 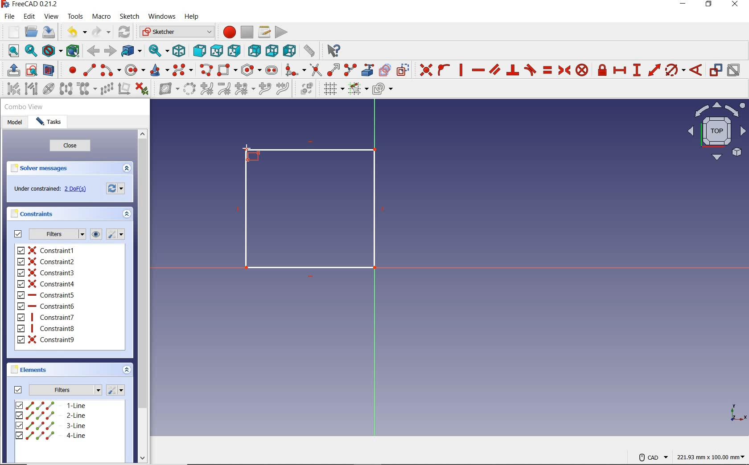 I want to click on minimize, so click(x=683, y=5).